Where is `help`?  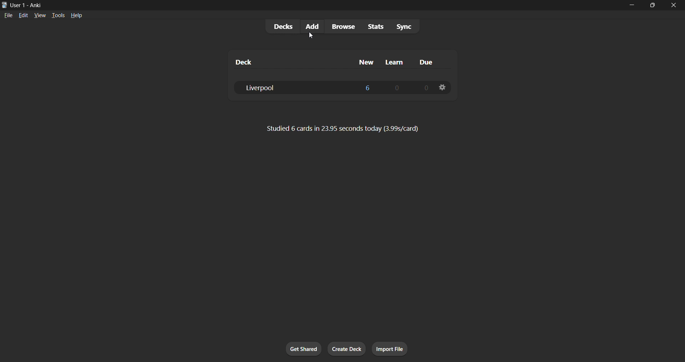 help is located at coordinates (76, 15).